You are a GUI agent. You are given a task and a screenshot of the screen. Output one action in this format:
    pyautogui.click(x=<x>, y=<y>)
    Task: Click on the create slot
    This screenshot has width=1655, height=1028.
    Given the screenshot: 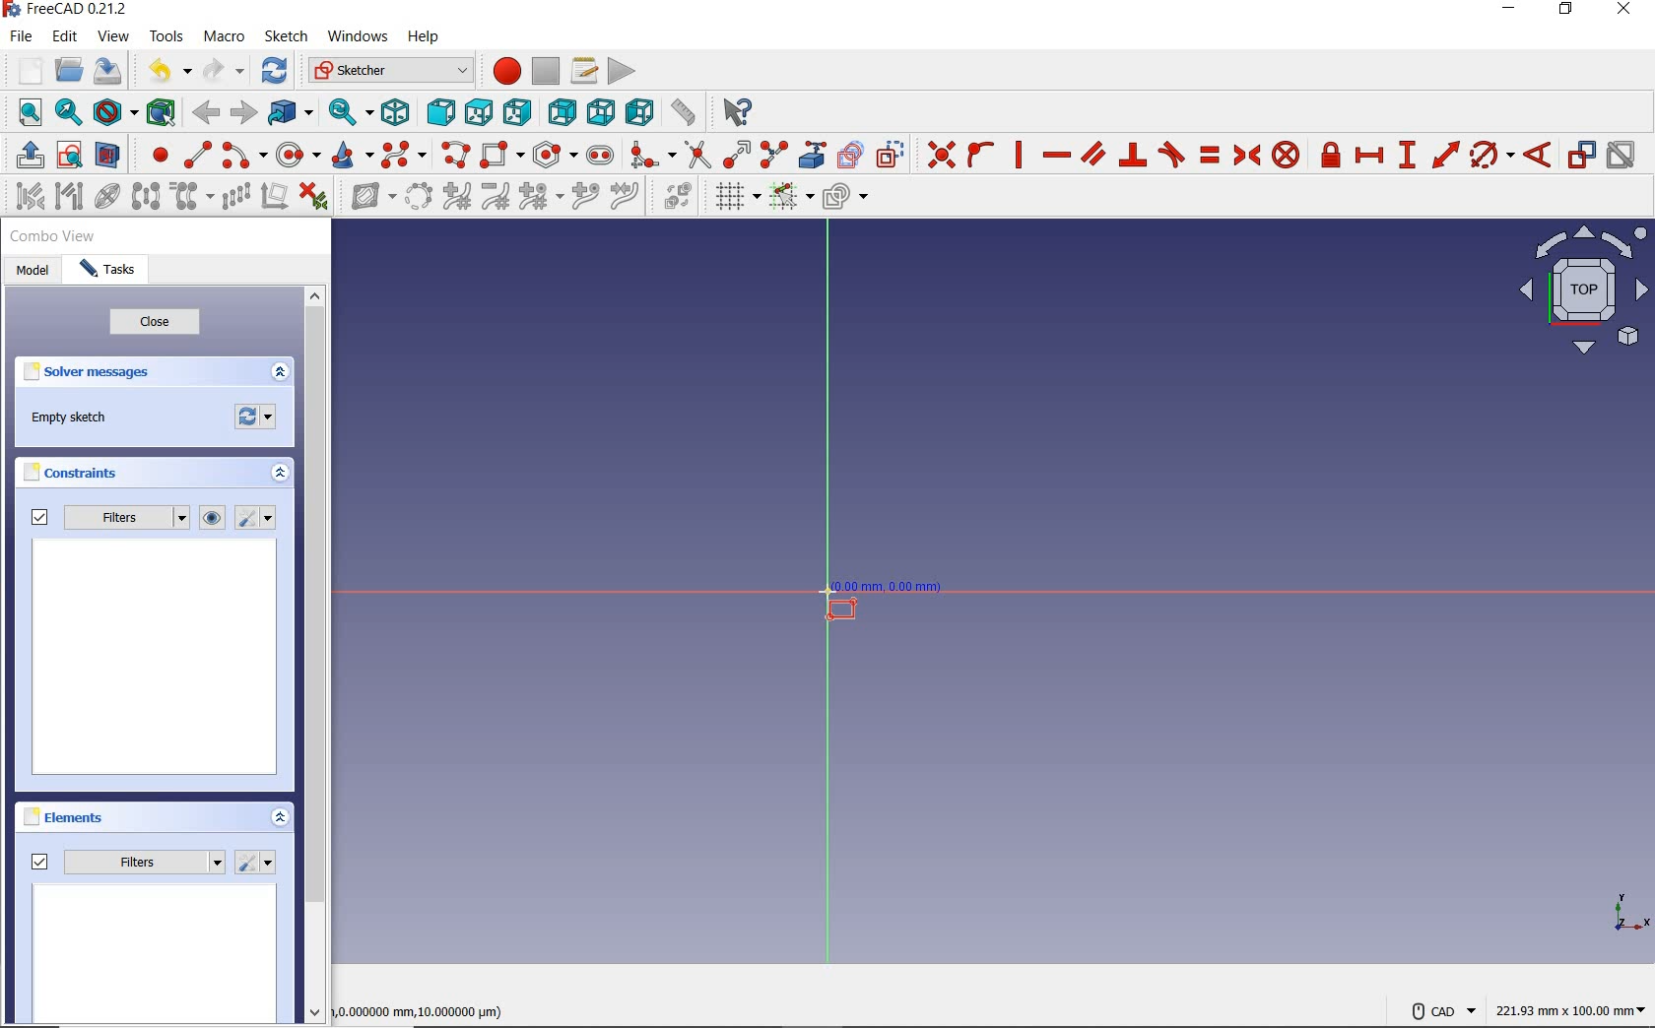 What is the action you would take?
    pyautogui.click(x=601, y=154)
    